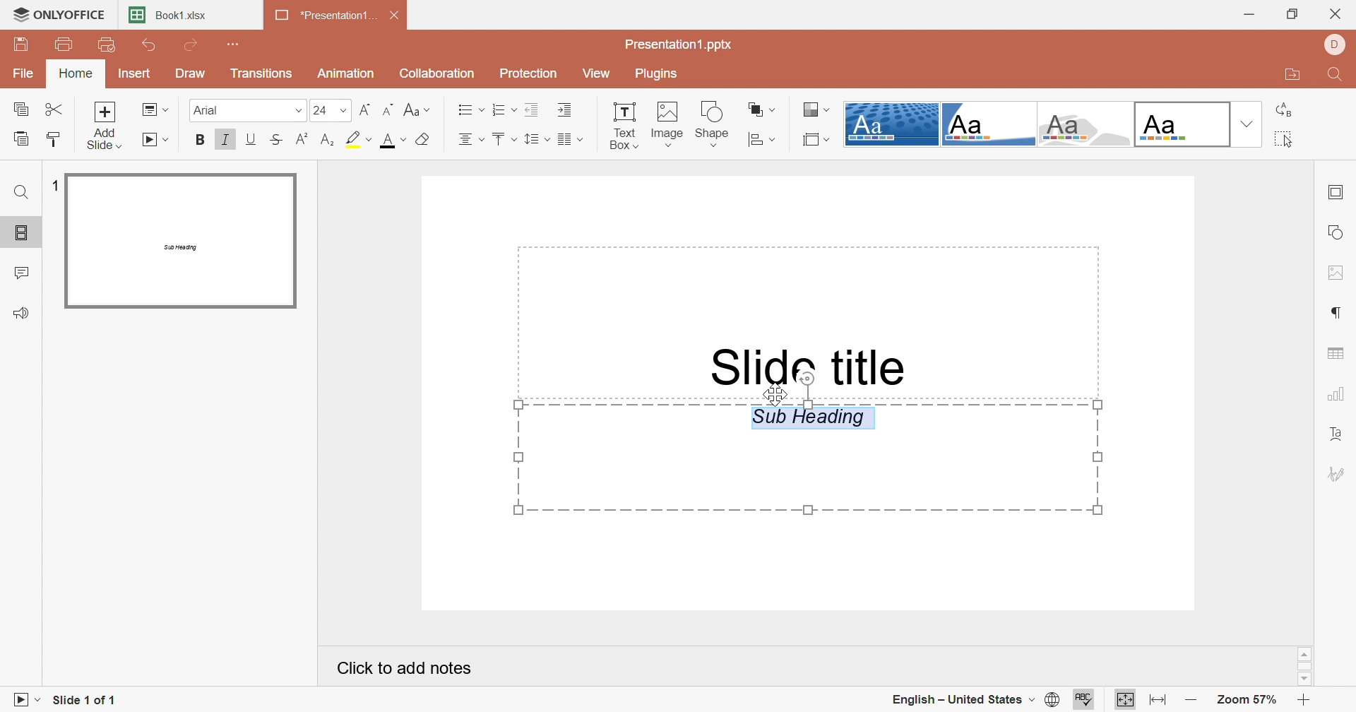 Image resolution: width=1356 pixels, height=712 pixels. What do you see at coordinates (1338, 232) in the screenshot?
I see `Shape settings` at bounding box center [1338, 232].